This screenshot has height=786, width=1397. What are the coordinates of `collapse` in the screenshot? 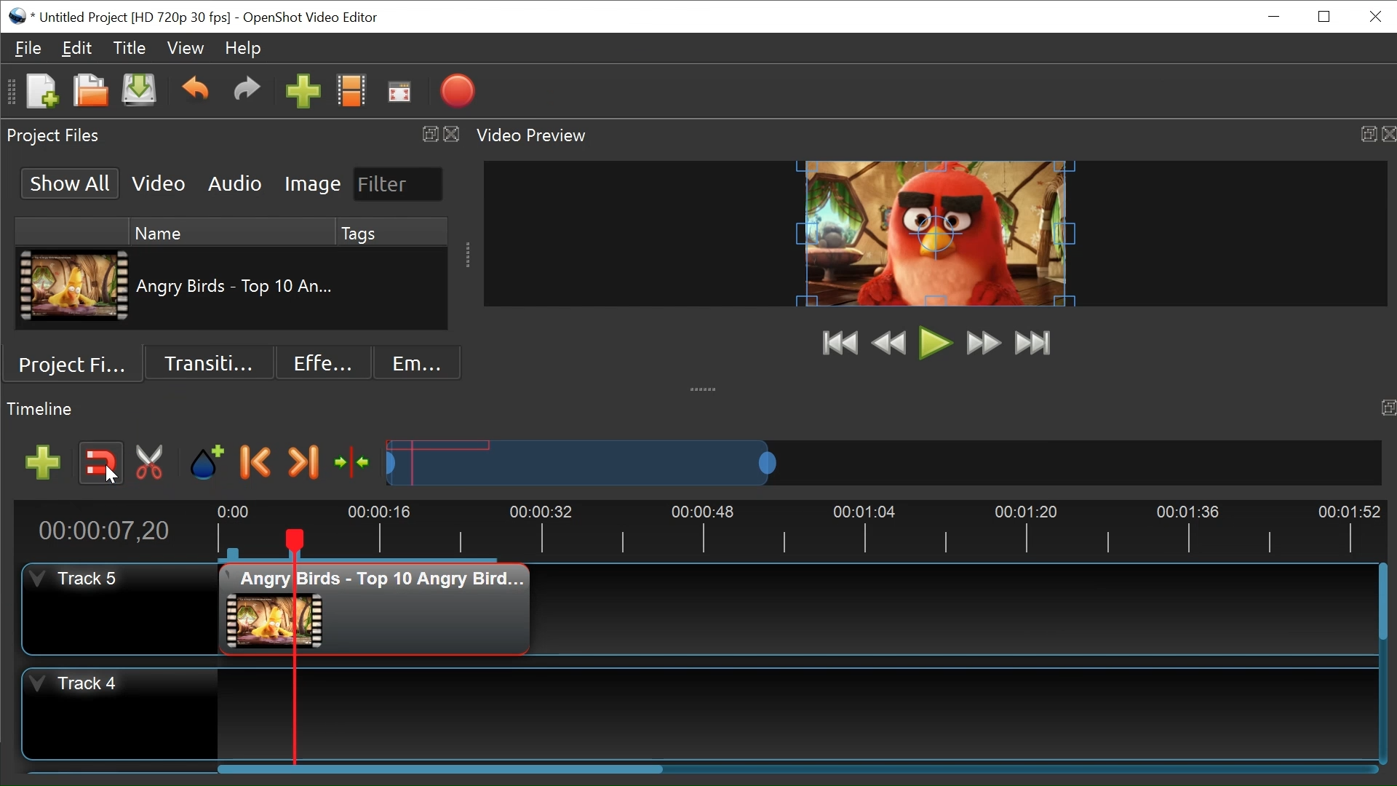 It's located at (707, 386).